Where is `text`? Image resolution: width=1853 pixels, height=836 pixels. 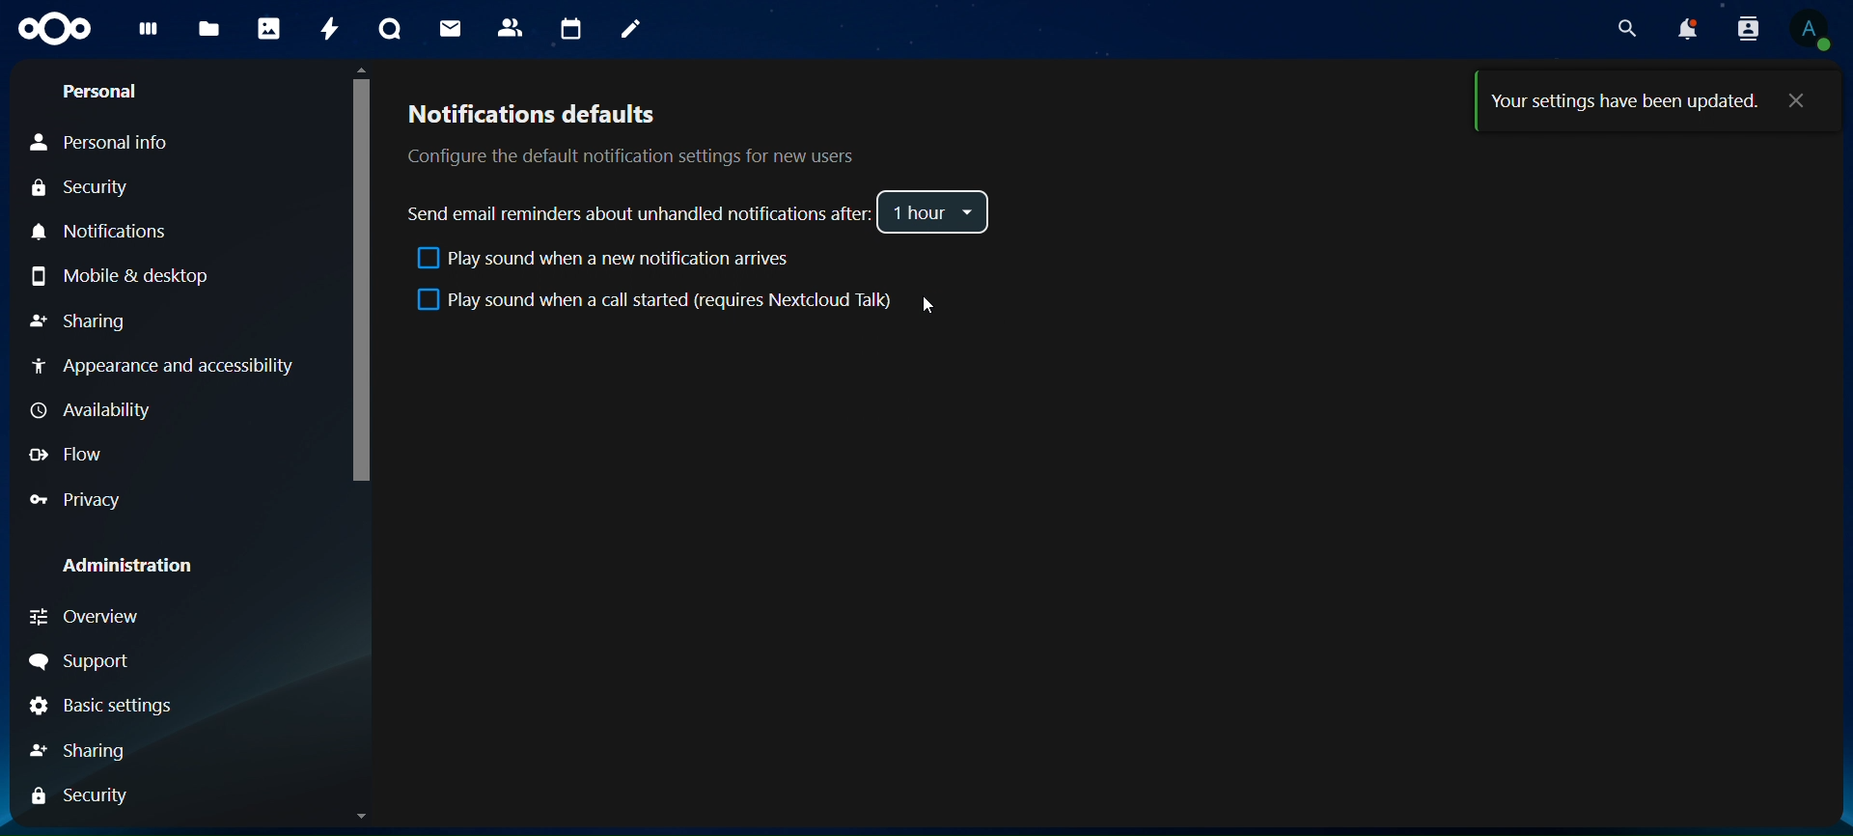 text is located at coordinates (1622, 104).